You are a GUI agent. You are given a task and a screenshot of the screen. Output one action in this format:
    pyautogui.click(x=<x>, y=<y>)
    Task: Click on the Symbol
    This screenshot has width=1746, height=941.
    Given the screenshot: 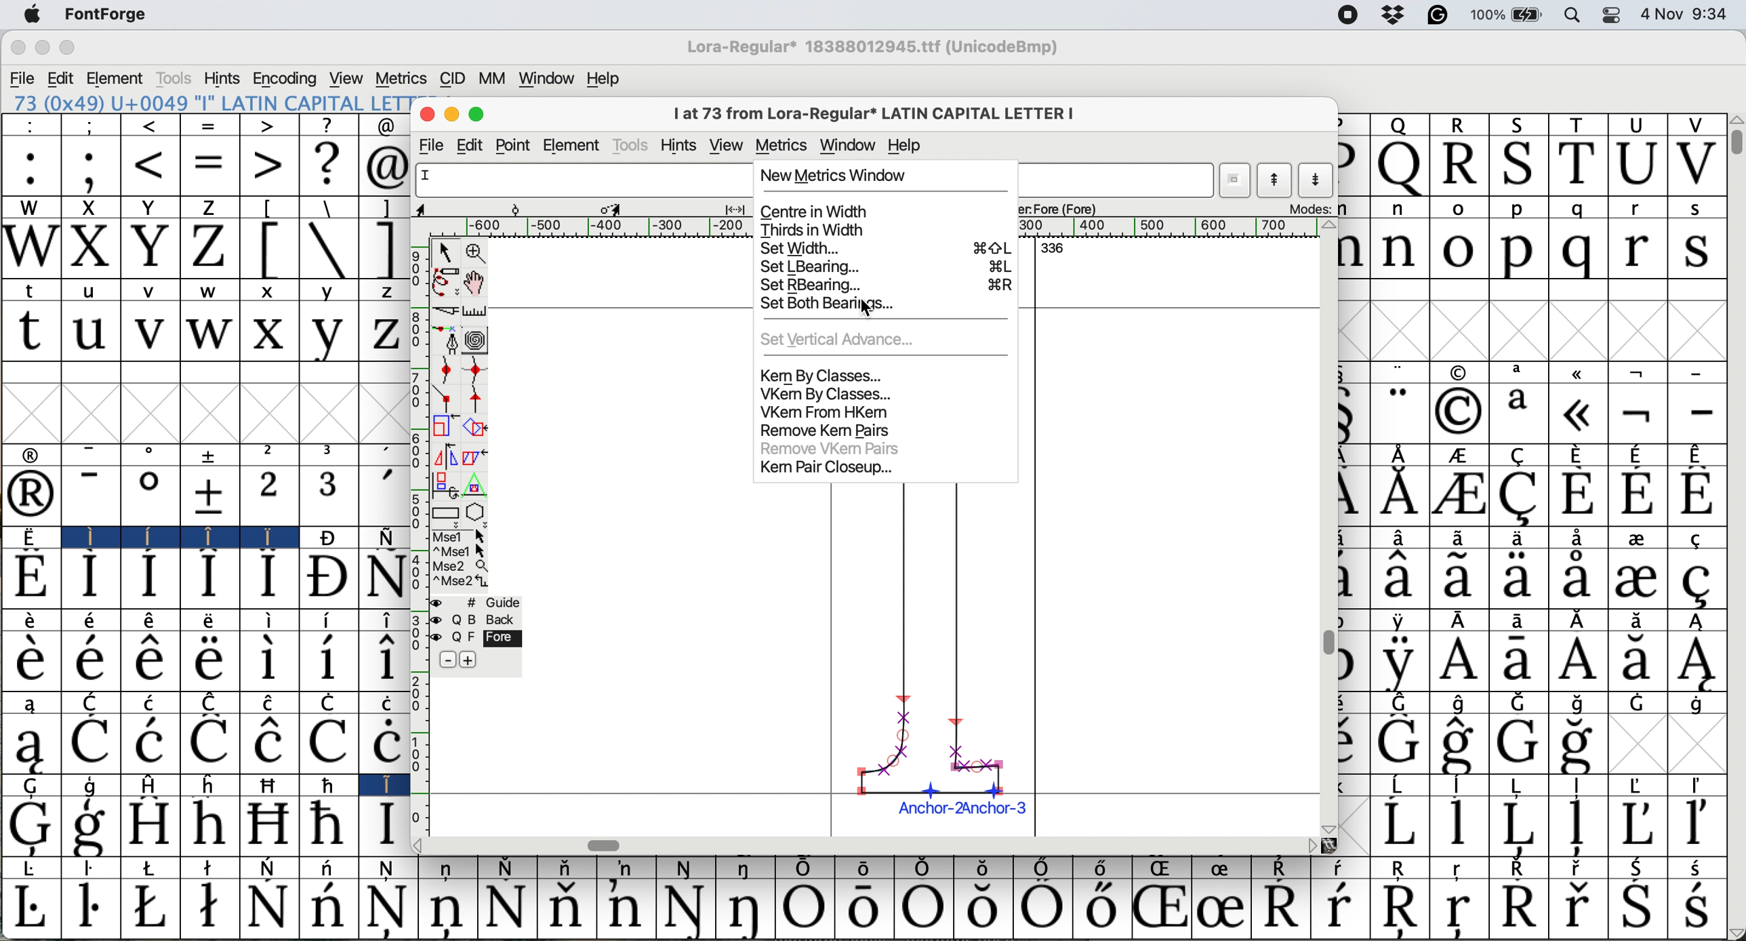 What is the action you would take?
    pyautogui.click(x=1464, y=785)
    